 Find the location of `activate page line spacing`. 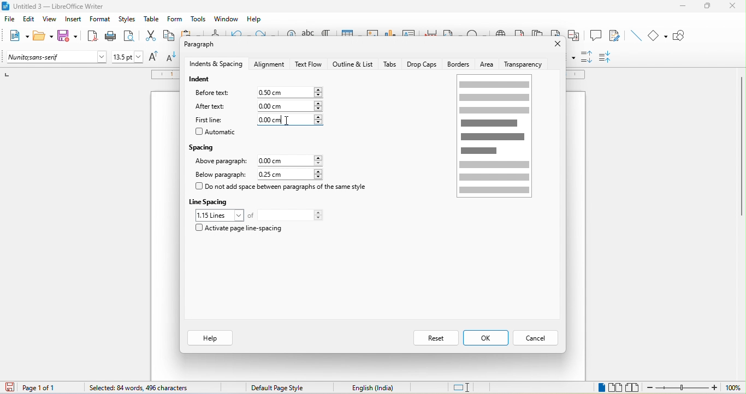

activate page line spacing is located at coordinates (246, 229).